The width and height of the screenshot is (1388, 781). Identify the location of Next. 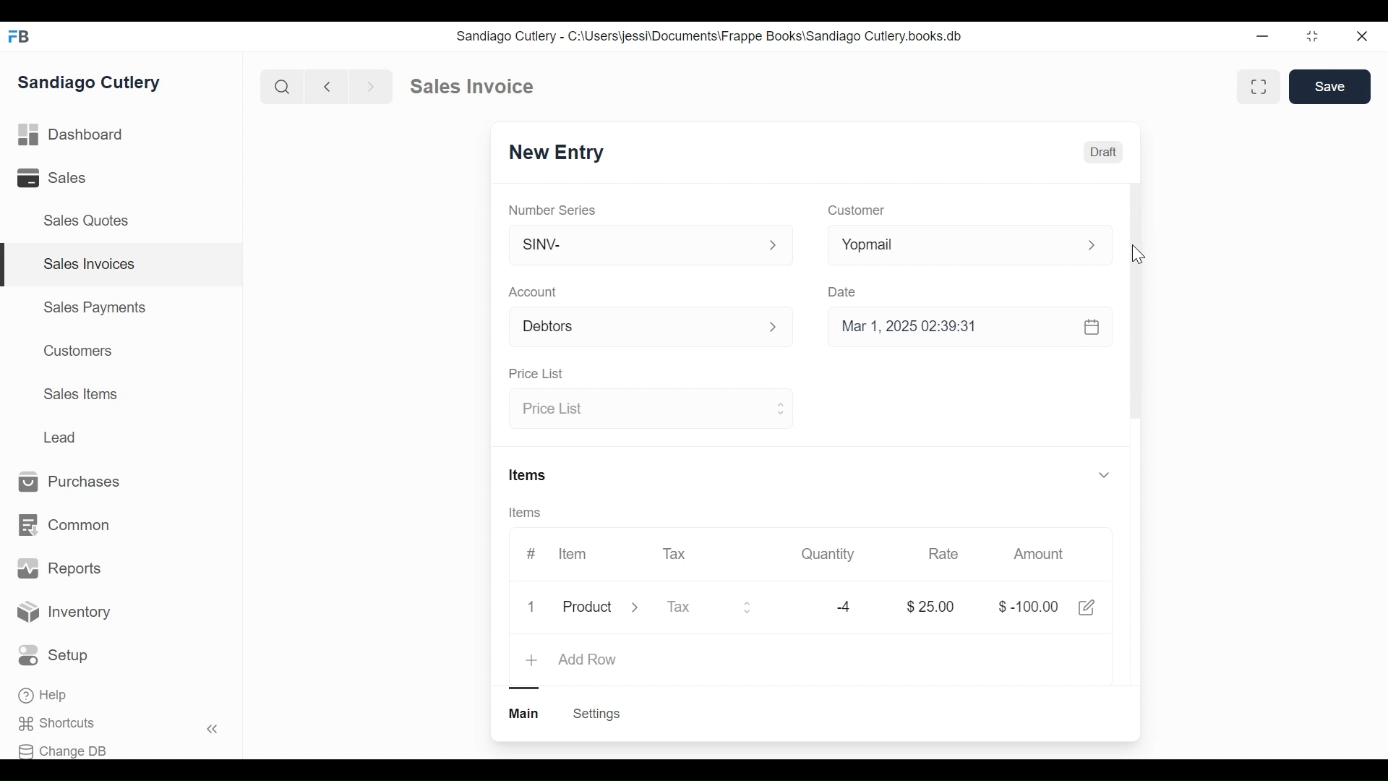
(372, 86).